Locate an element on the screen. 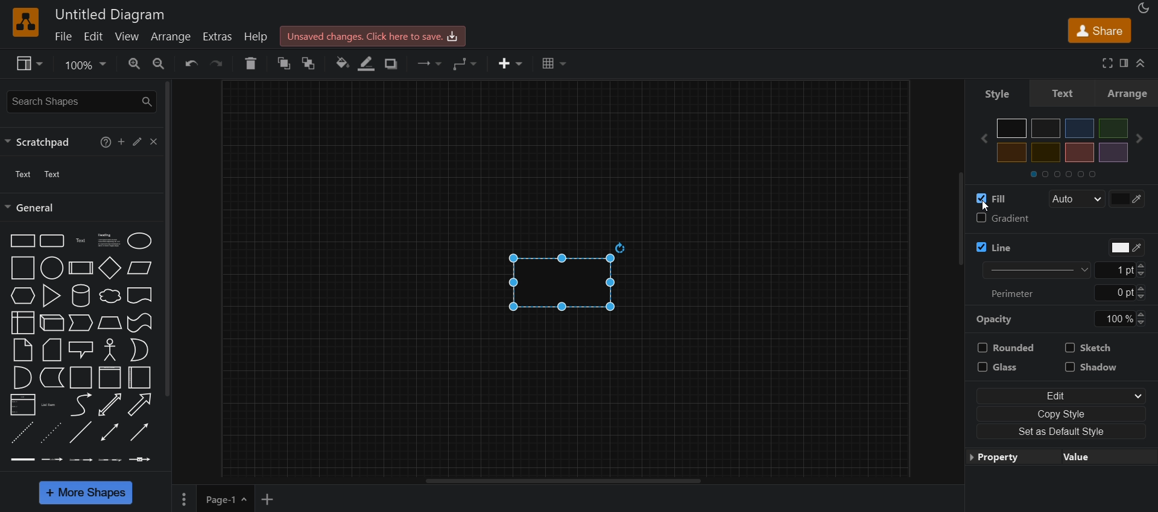 Image resolution: width=1158 pixels, height=512 pixels. current opacity is located at coordinates (1115, 319).